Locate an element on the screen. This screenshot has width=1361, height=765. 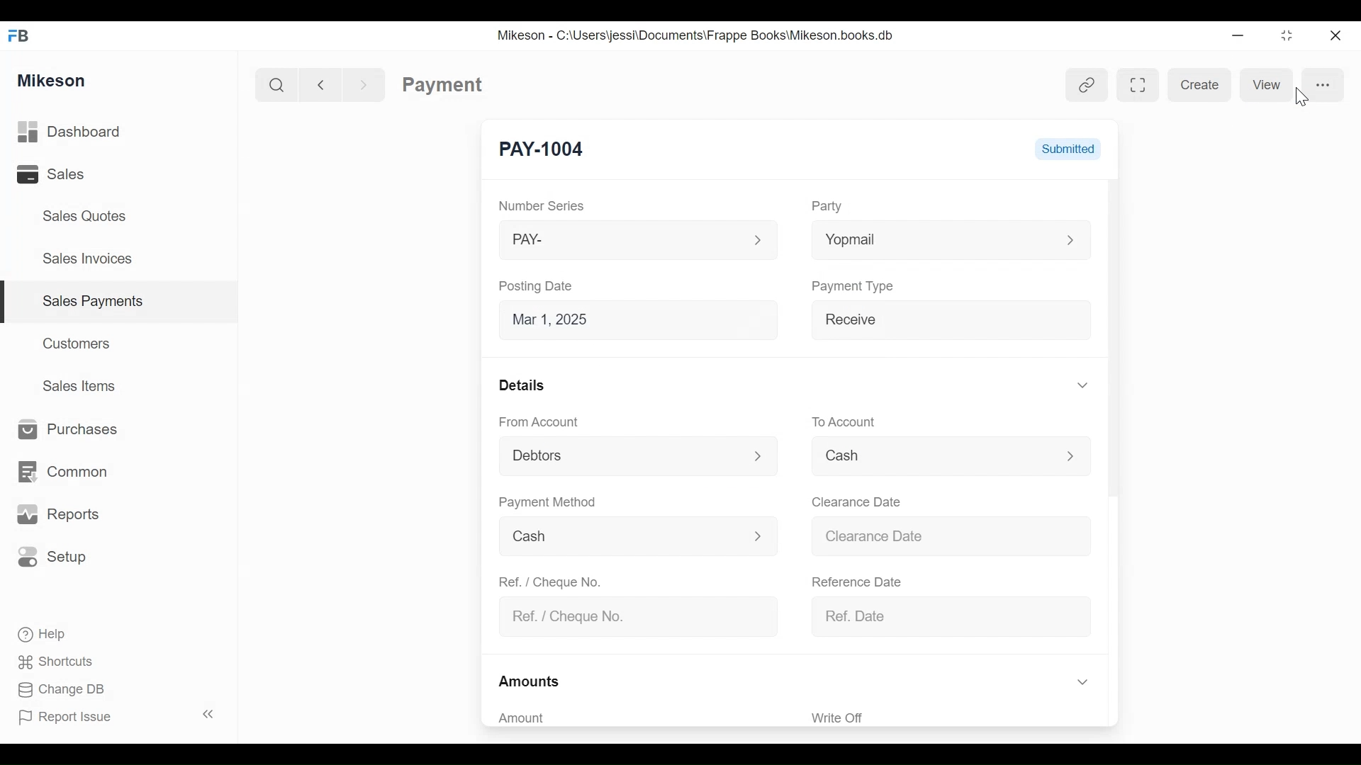
linked references is located at coordinates (1087, 84).